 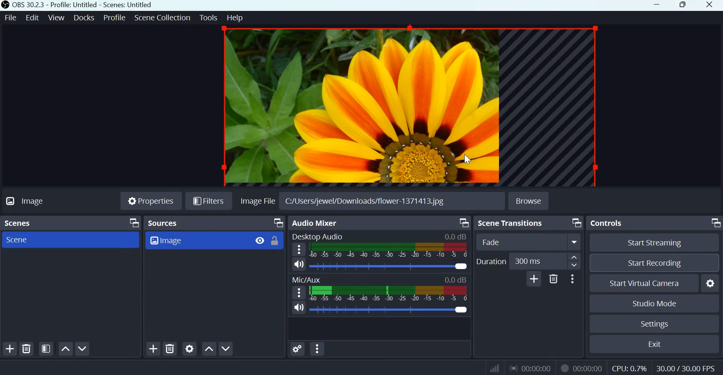 What do you see at coordinates (628, 367) in the screenshot?
I see `CPU: 0.7%` at bounding box center [628, 367].